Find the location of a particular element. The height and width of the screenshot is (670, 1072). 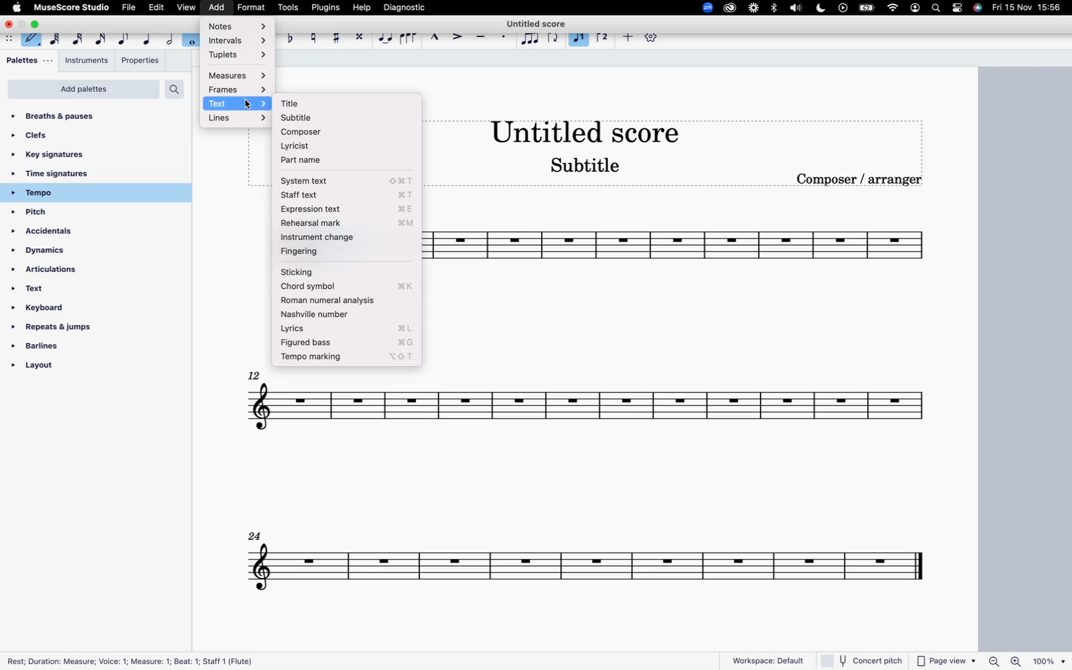

composer is located at coordinates (327, 131).